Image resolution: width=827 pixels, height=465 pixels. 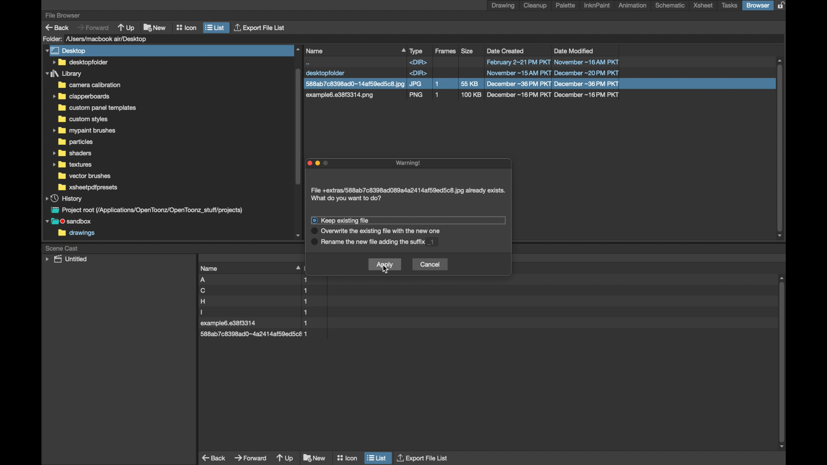 I want to click on cancel, so click(x=430, y=264).